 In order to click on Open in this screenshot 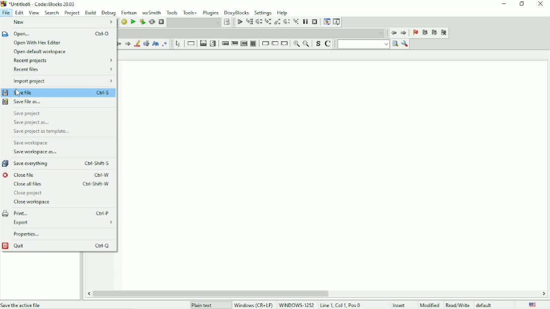, I will do `click(56, 34)`.